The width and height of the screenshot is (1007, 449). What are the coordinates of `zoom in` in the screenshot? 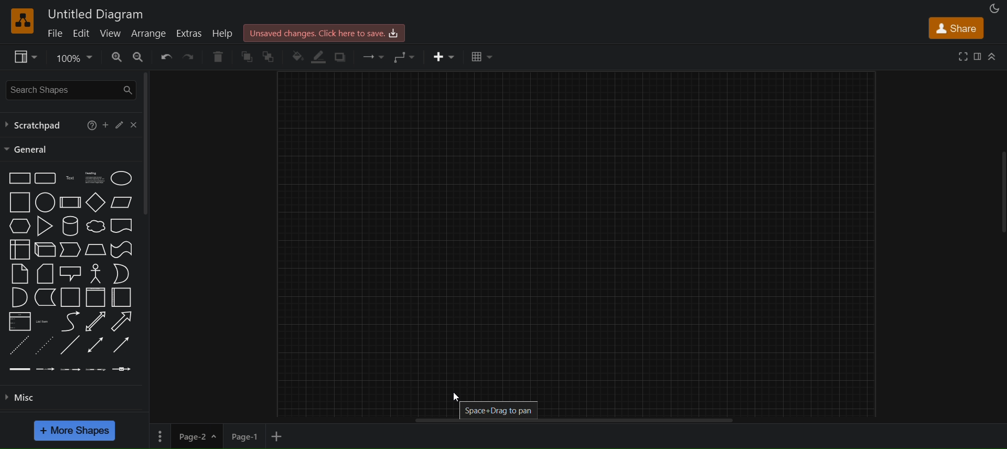 It's located at (117, 57).